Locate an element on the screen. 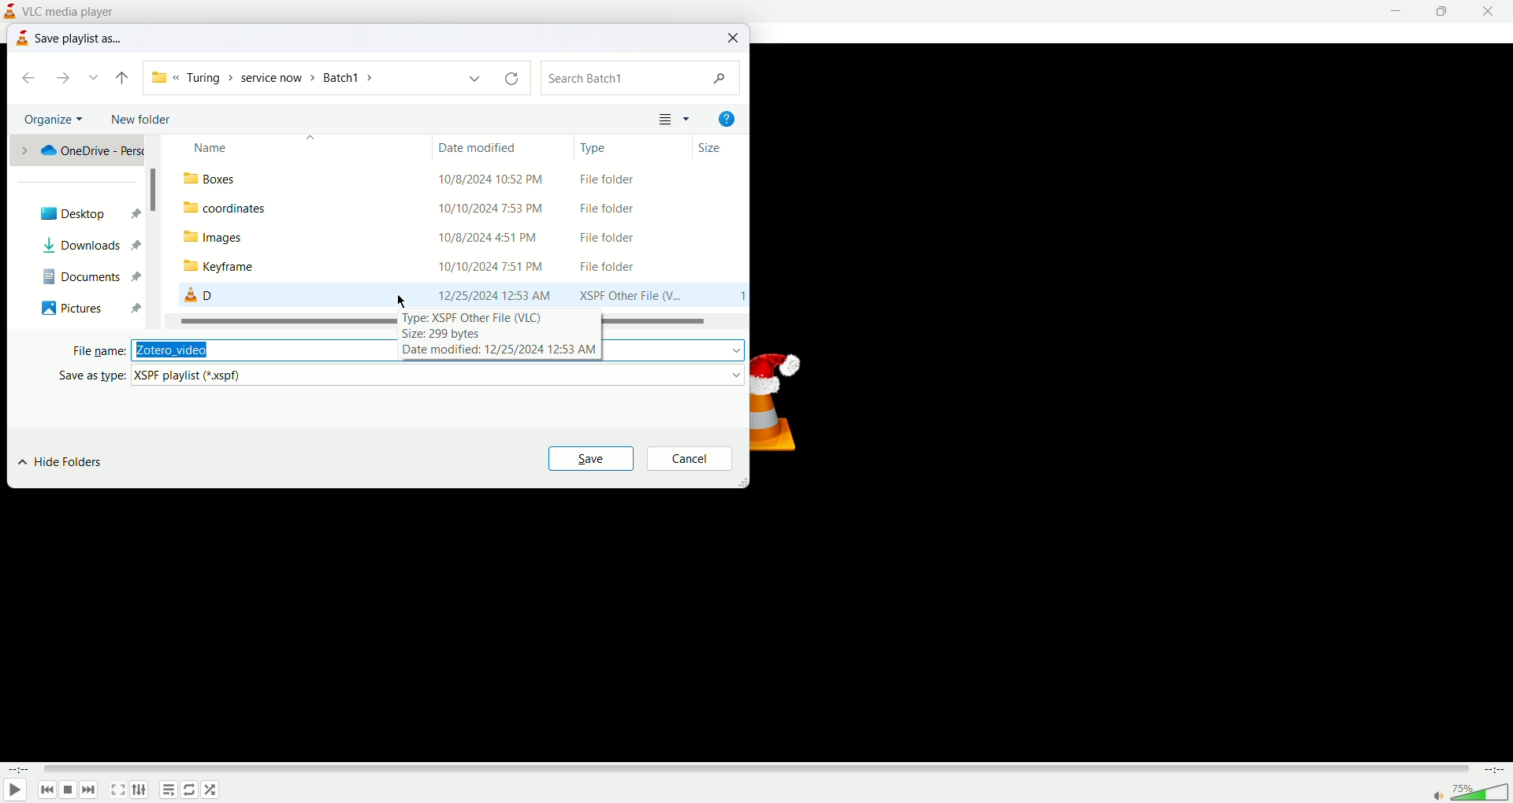 This screenshot has width=1513, height=803. search is located at coordinates (641, 79).